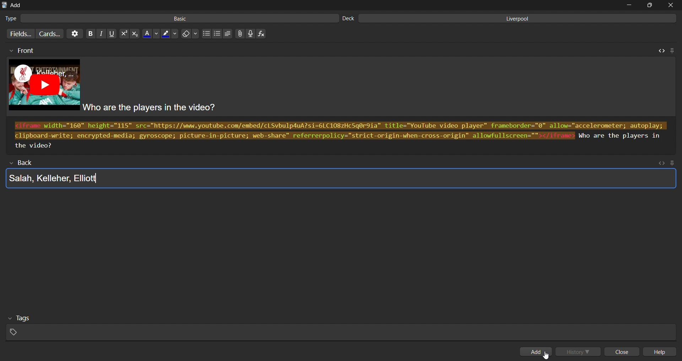 This screenshot has height=361, width=682. I want to click on underline, so click(112, 34).